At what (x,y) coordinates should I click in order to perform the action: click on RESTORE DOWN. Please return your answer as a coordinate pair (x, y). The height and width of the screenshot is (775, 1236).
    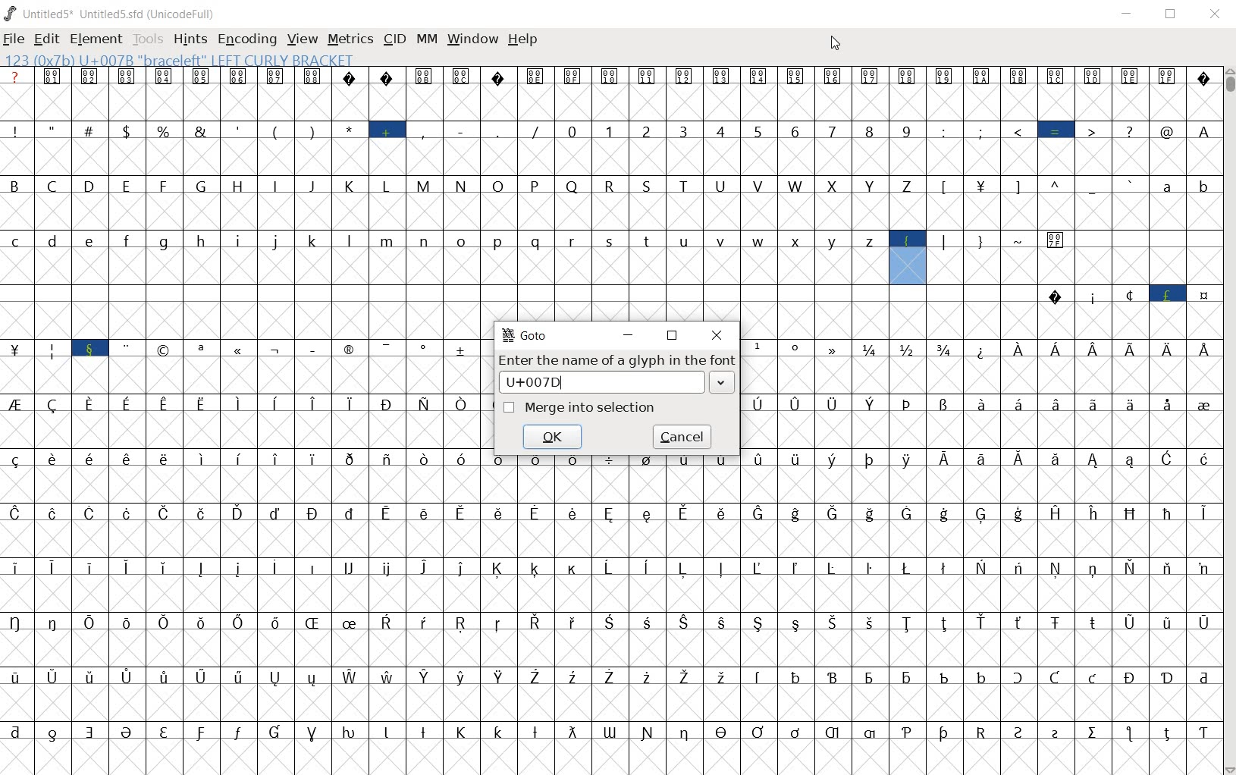
    Looking at the image, I should click on (674, 337).